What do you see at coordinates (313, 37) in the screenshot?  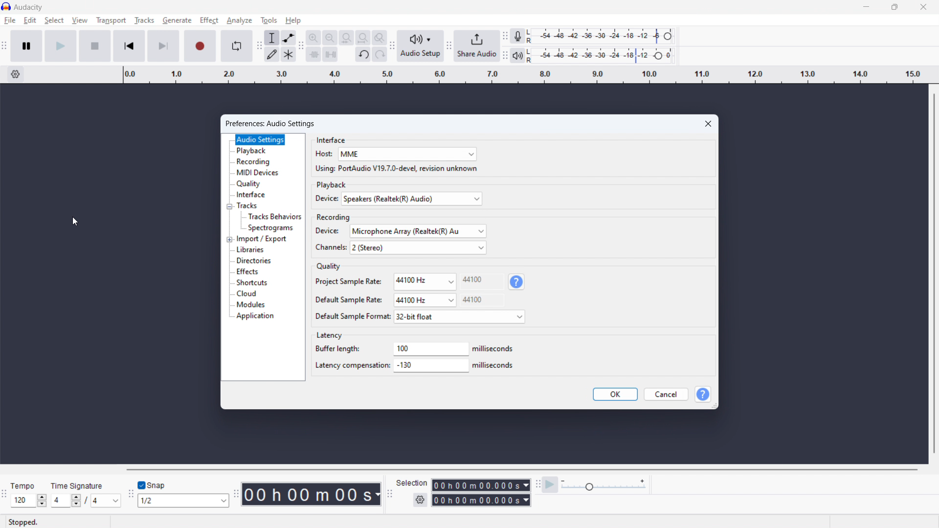 I see `zoom in` at bounding box center [313, 37].